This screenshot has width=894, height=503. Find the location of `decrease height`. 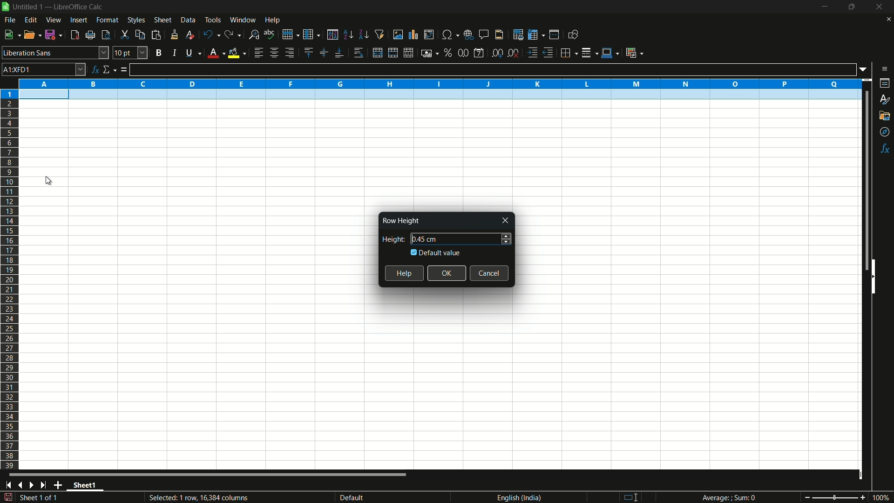

decrease height is located at coordinates (506, 243).